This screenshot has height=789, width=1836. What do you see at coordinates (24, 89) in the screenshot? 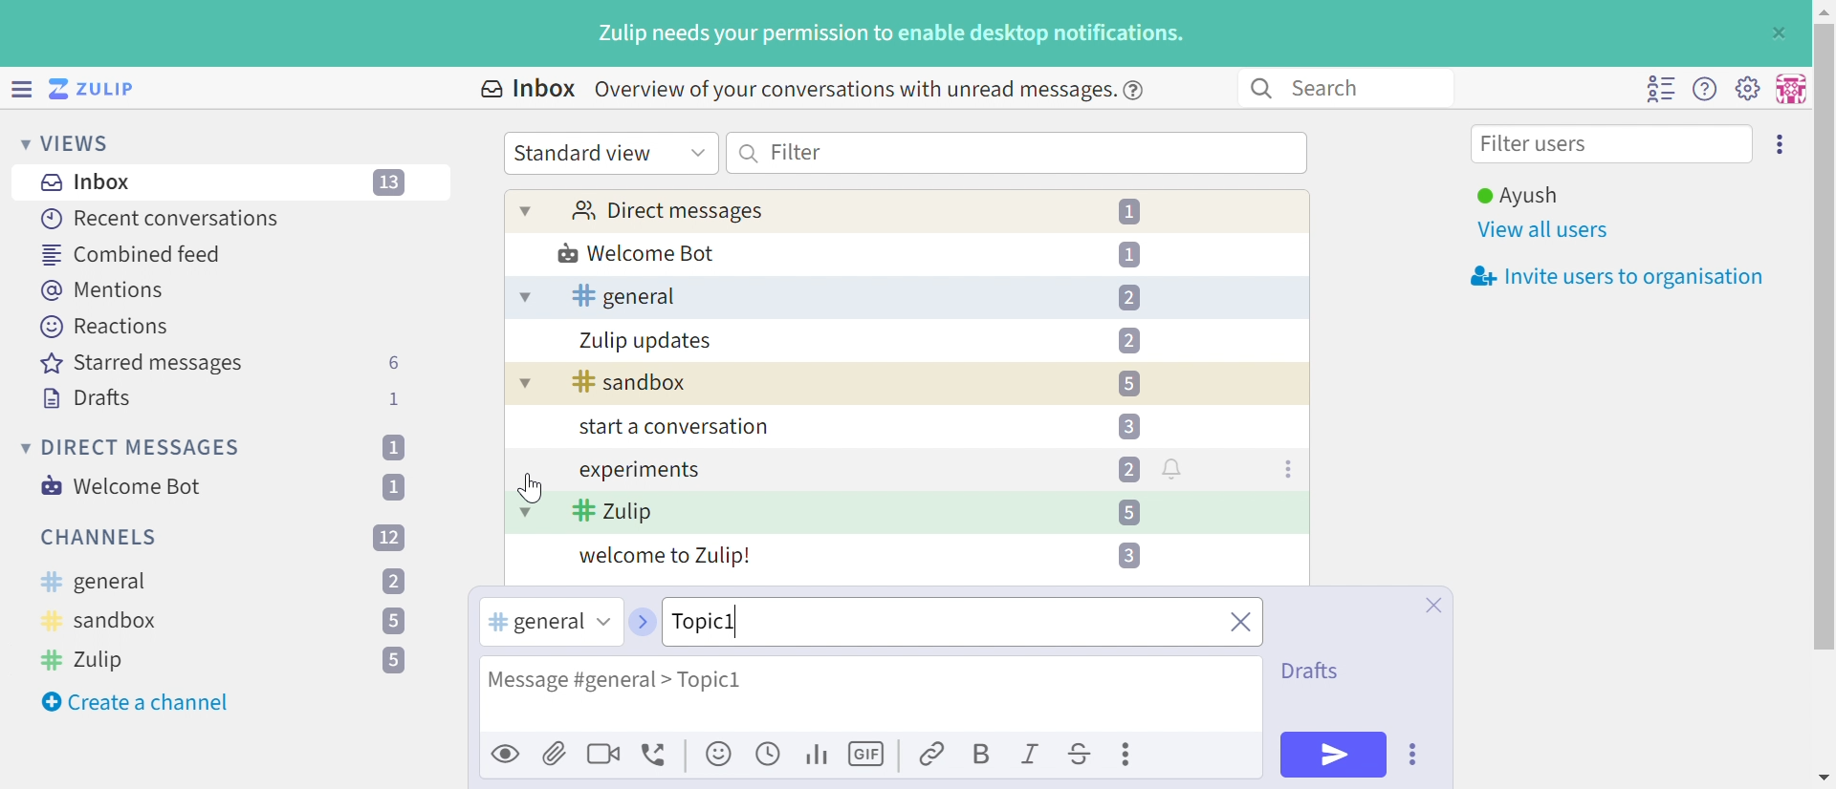
I see `Hide left sidebar` at bounding box center [24, 89].